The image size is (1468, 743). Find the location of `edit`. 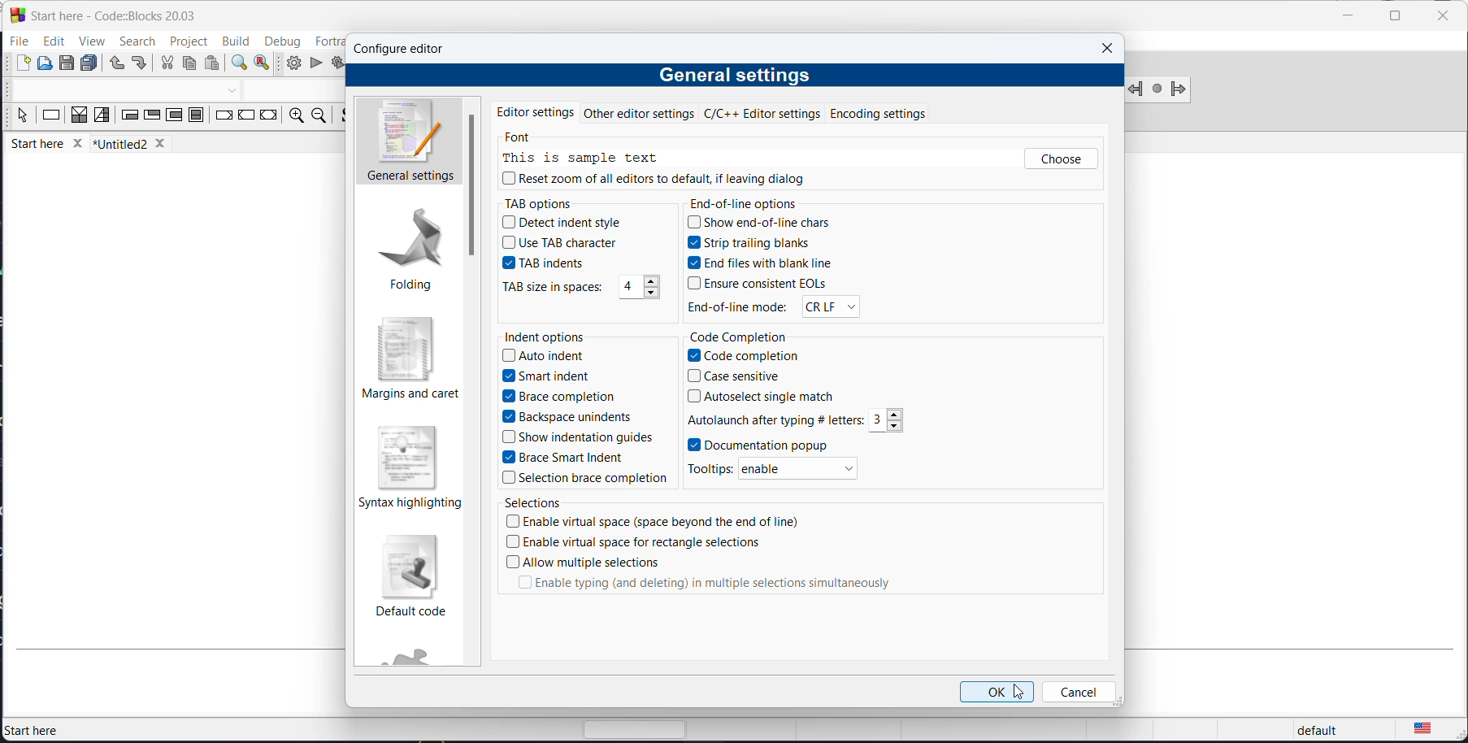

edit is located at coordinates (54, 41).